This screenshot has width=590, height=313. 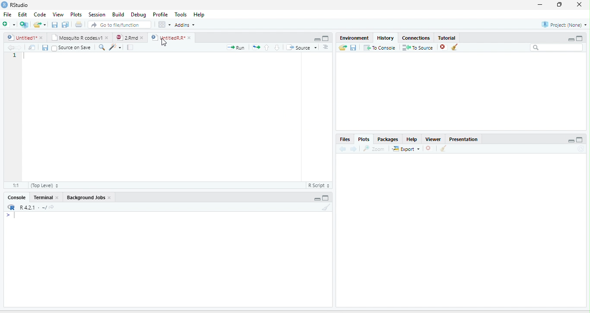 I want to click on Clear console, so click(x=327, y=207).